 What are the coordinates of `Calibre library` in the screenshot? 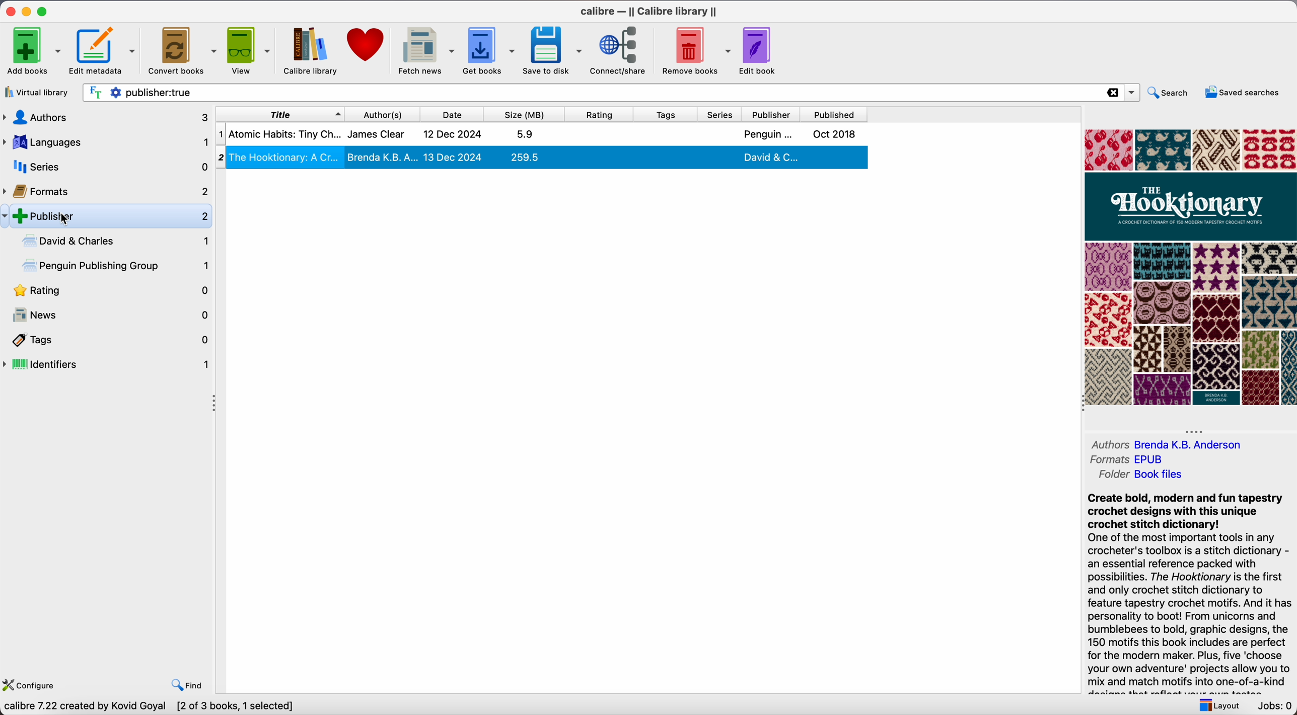 It's located at (311, 52).